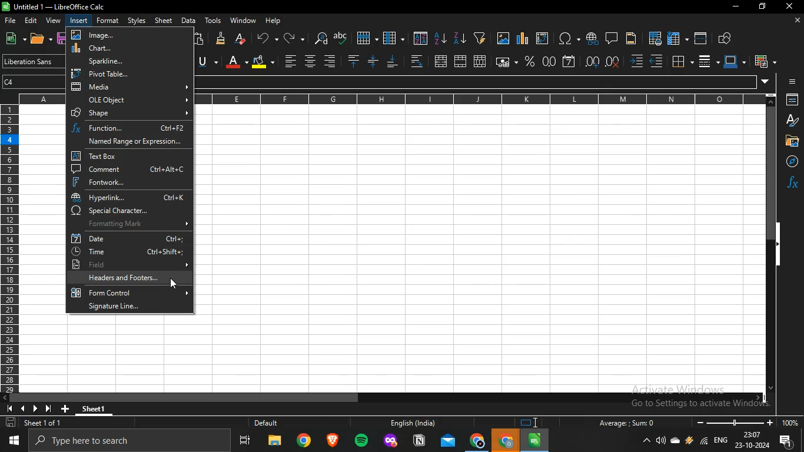 The image size is (804, 452). Describe the element at coordinates (12, 38) in the screenshot. I see `new ` at that location.